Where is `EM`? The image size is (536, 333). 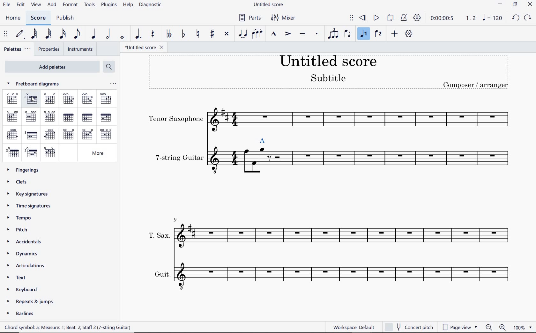
EM is located at coordinates (31, 116).